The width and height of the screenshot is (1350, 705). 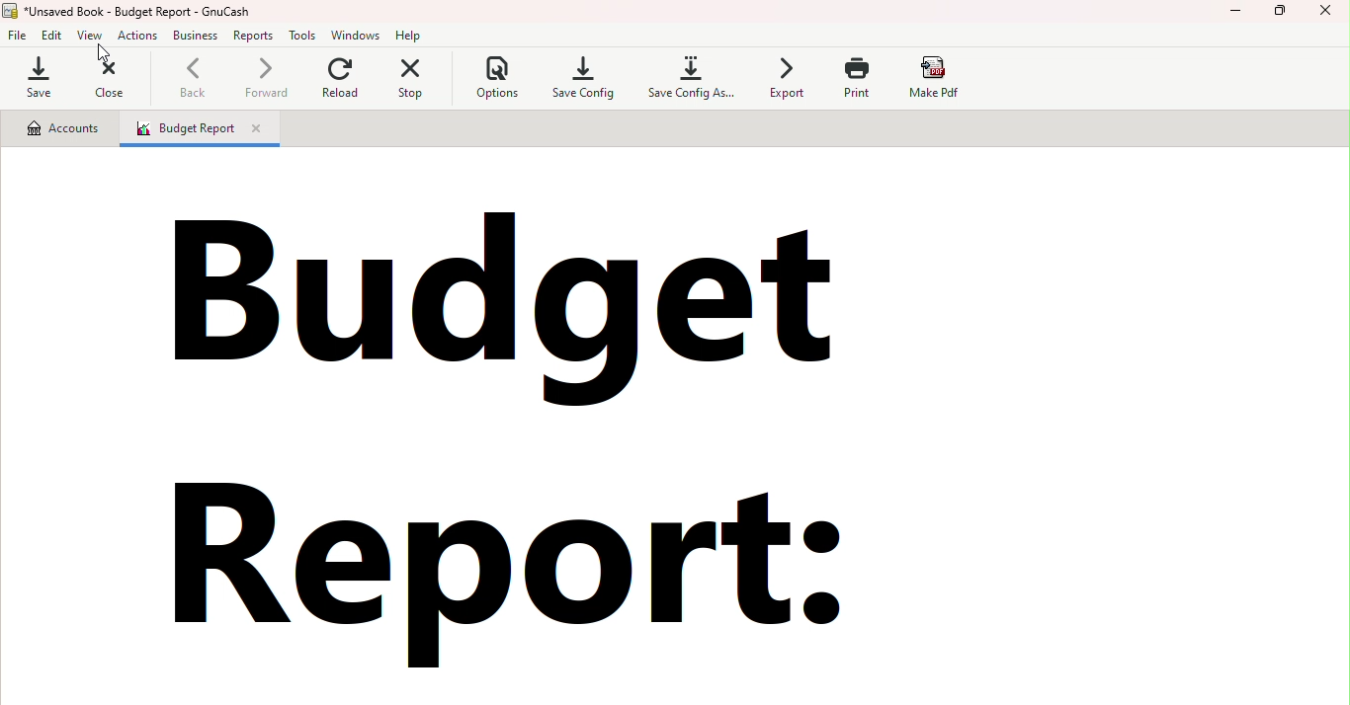 I want to click on Stop, so click(x=411, y=79).